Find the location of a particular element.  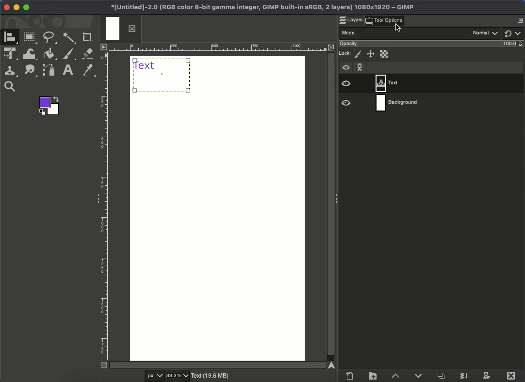

Layers is located at coordinates (351, 20).